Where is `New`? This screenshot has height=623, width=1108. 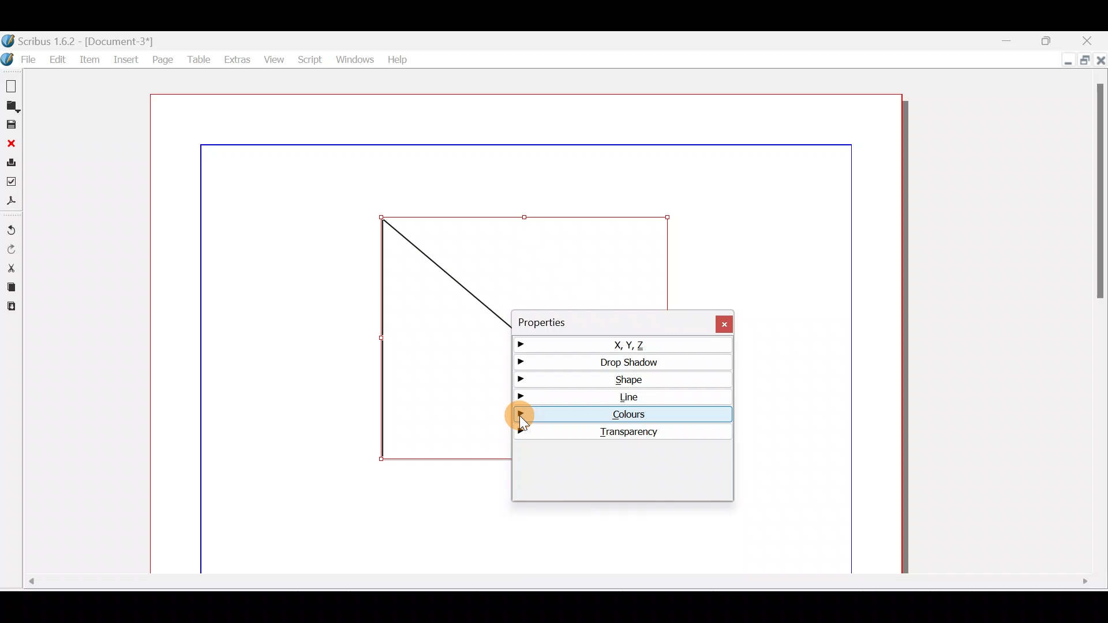
New is located at coordinates (12, 84).